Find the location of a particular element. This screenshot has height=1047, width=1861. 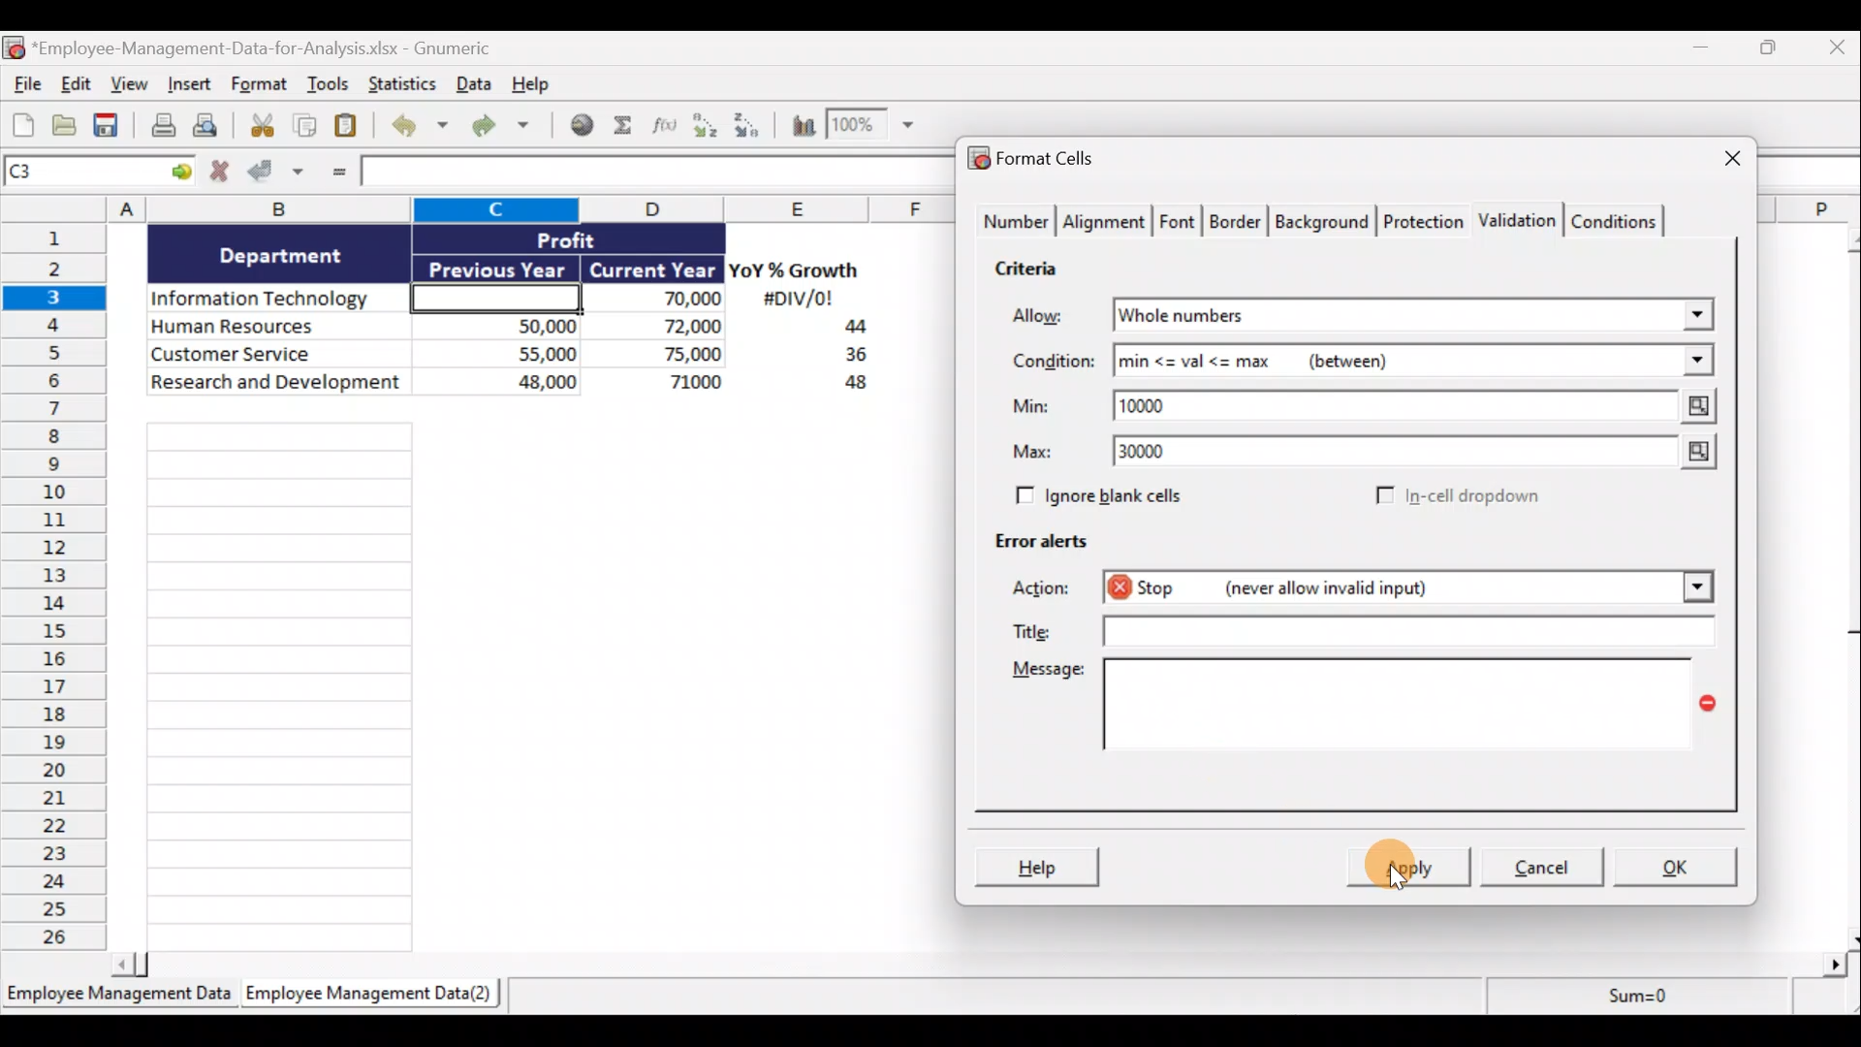

48,000 is located at coordinates (507, 385).